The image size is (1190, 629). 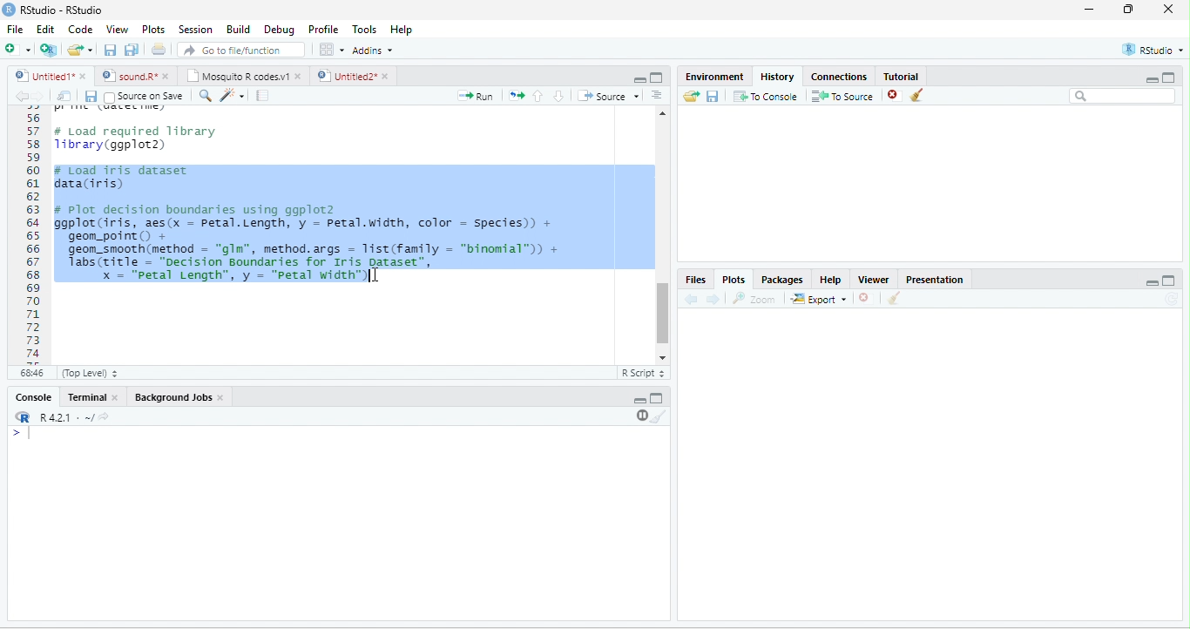 I want to click on compile report, so click(x=262, y=95).